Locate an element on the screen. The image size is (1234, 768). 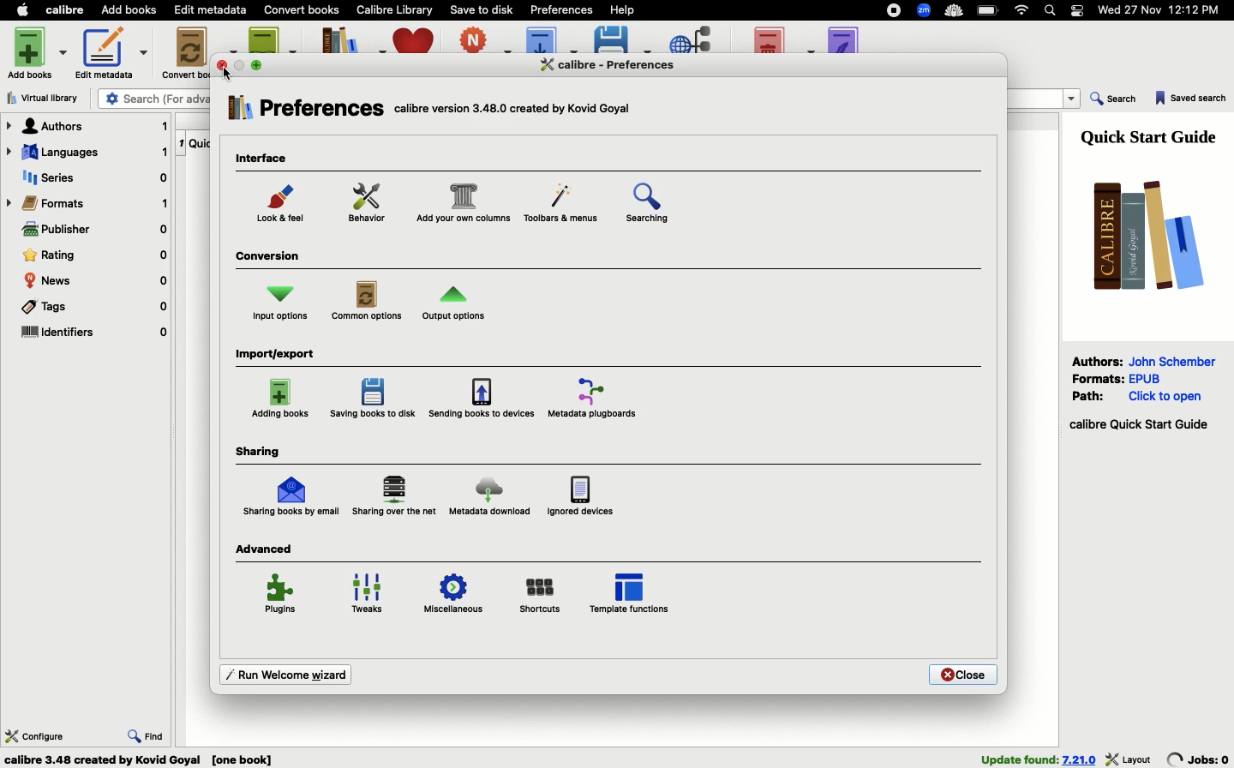
click to open is located at coordinates (1165, 397).